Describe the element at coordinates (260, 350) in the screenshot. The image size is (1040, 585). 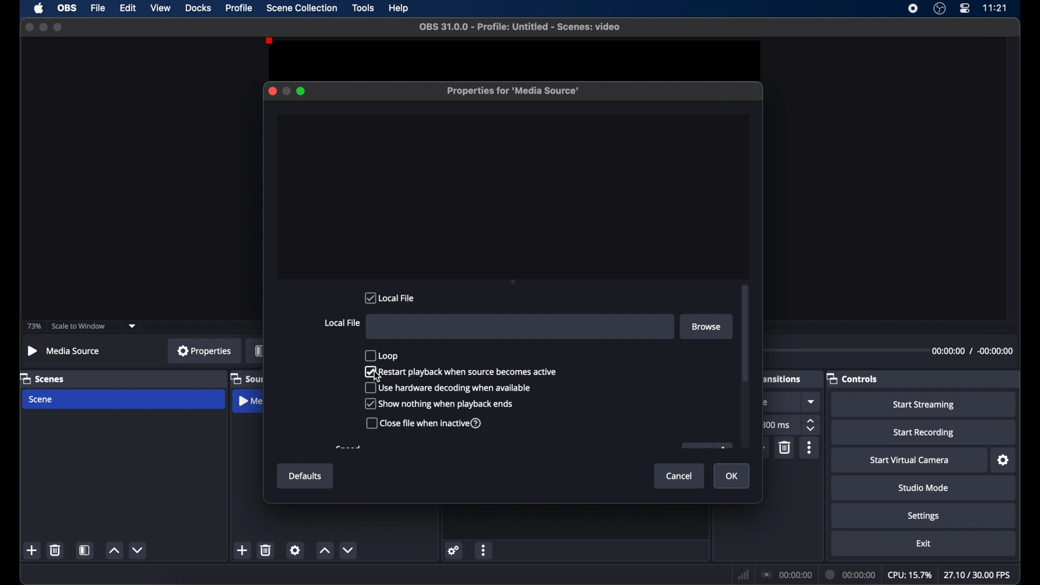
I see `filters` at that location.